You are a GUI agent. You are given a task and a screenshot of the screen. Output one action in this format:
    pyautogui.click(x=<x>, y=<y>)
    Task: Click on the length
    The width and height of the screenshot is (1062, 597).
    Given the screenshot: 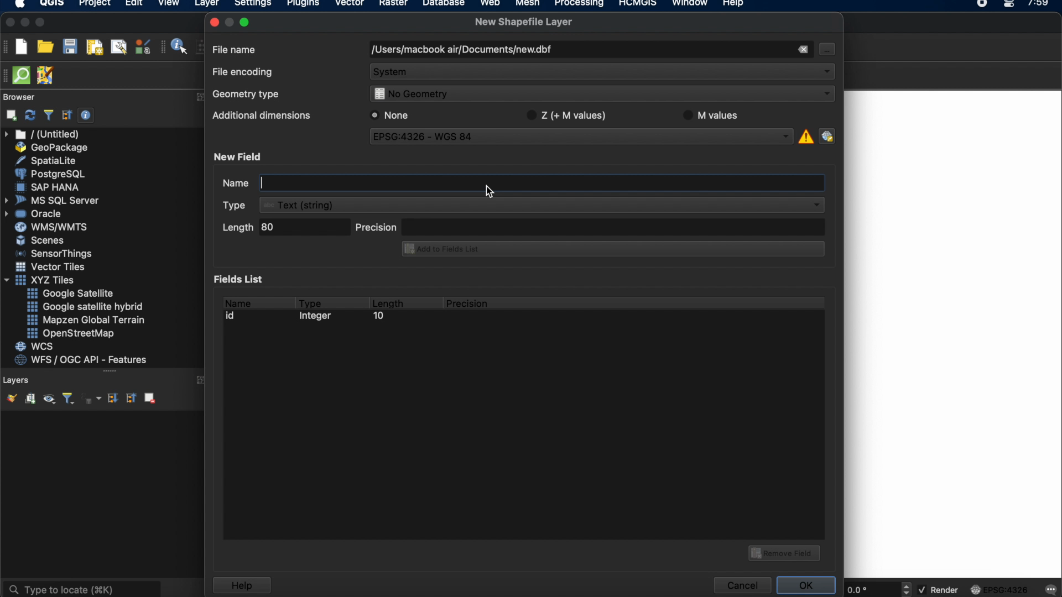 What is the action you would take?
    pyautogui.click(x=387, y=301)
    